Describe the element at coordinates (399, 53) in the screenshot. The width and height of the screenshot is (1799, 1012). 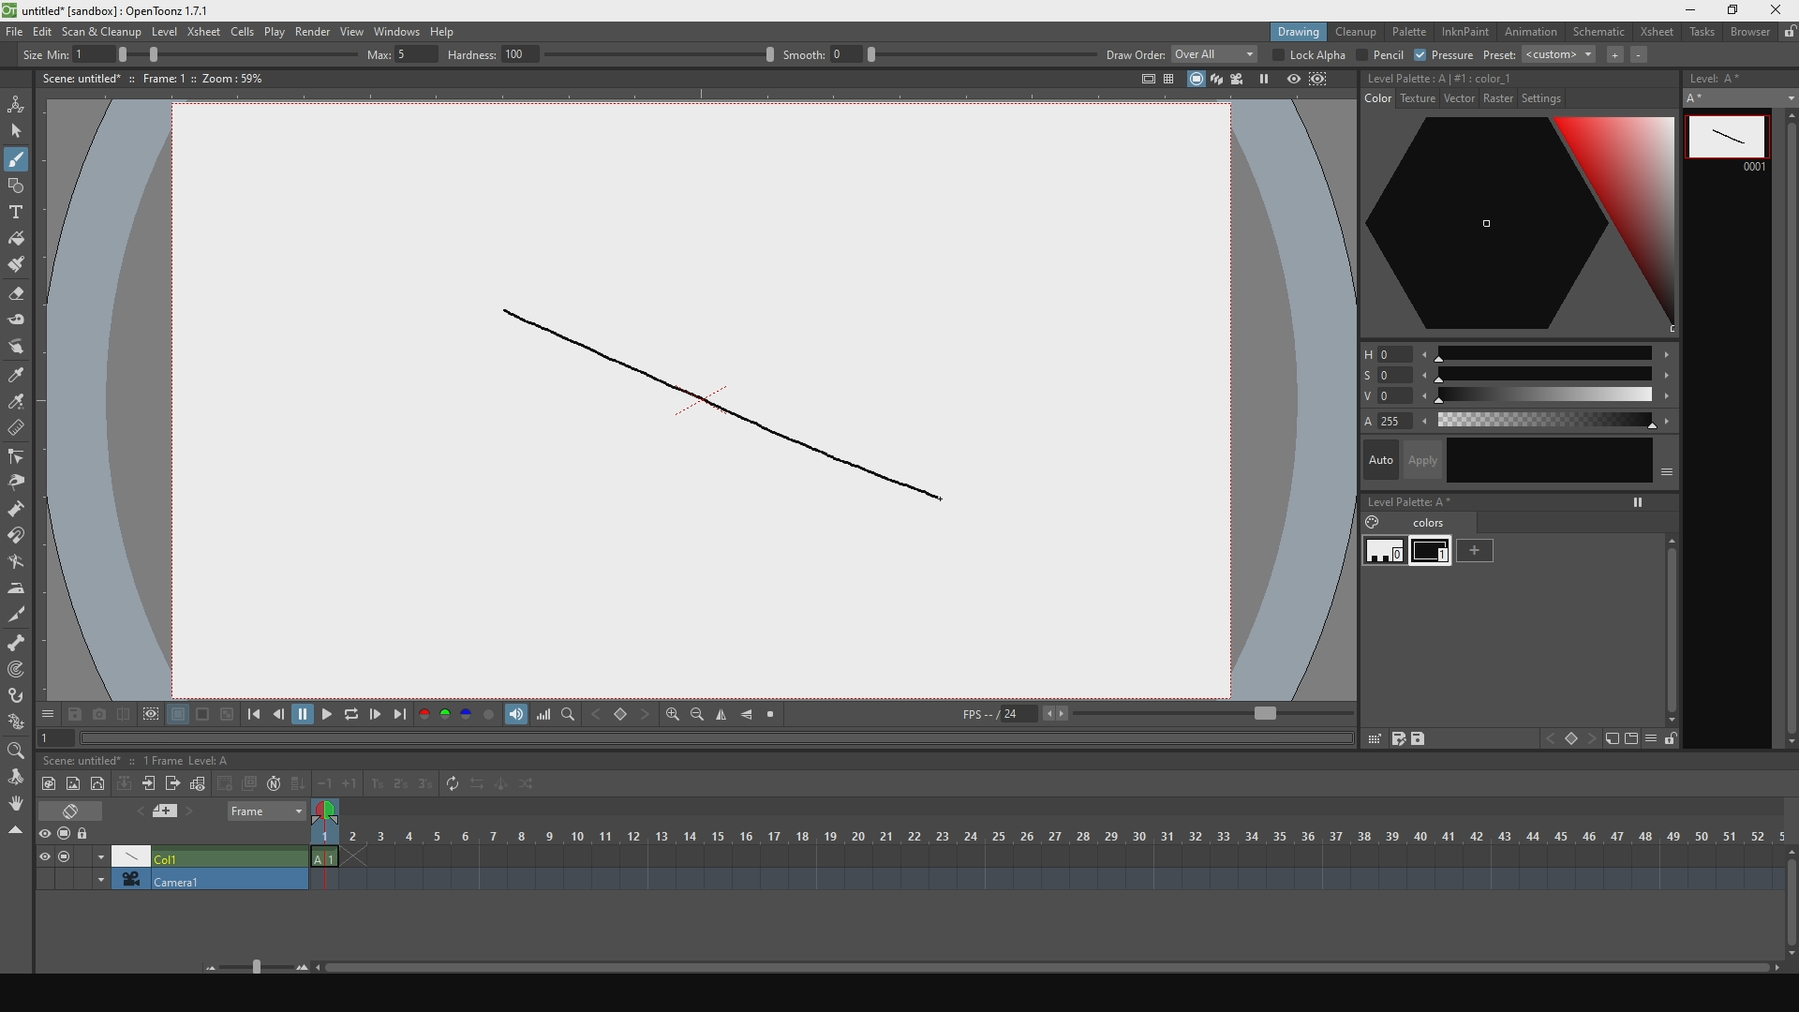
I see `max` at that location.